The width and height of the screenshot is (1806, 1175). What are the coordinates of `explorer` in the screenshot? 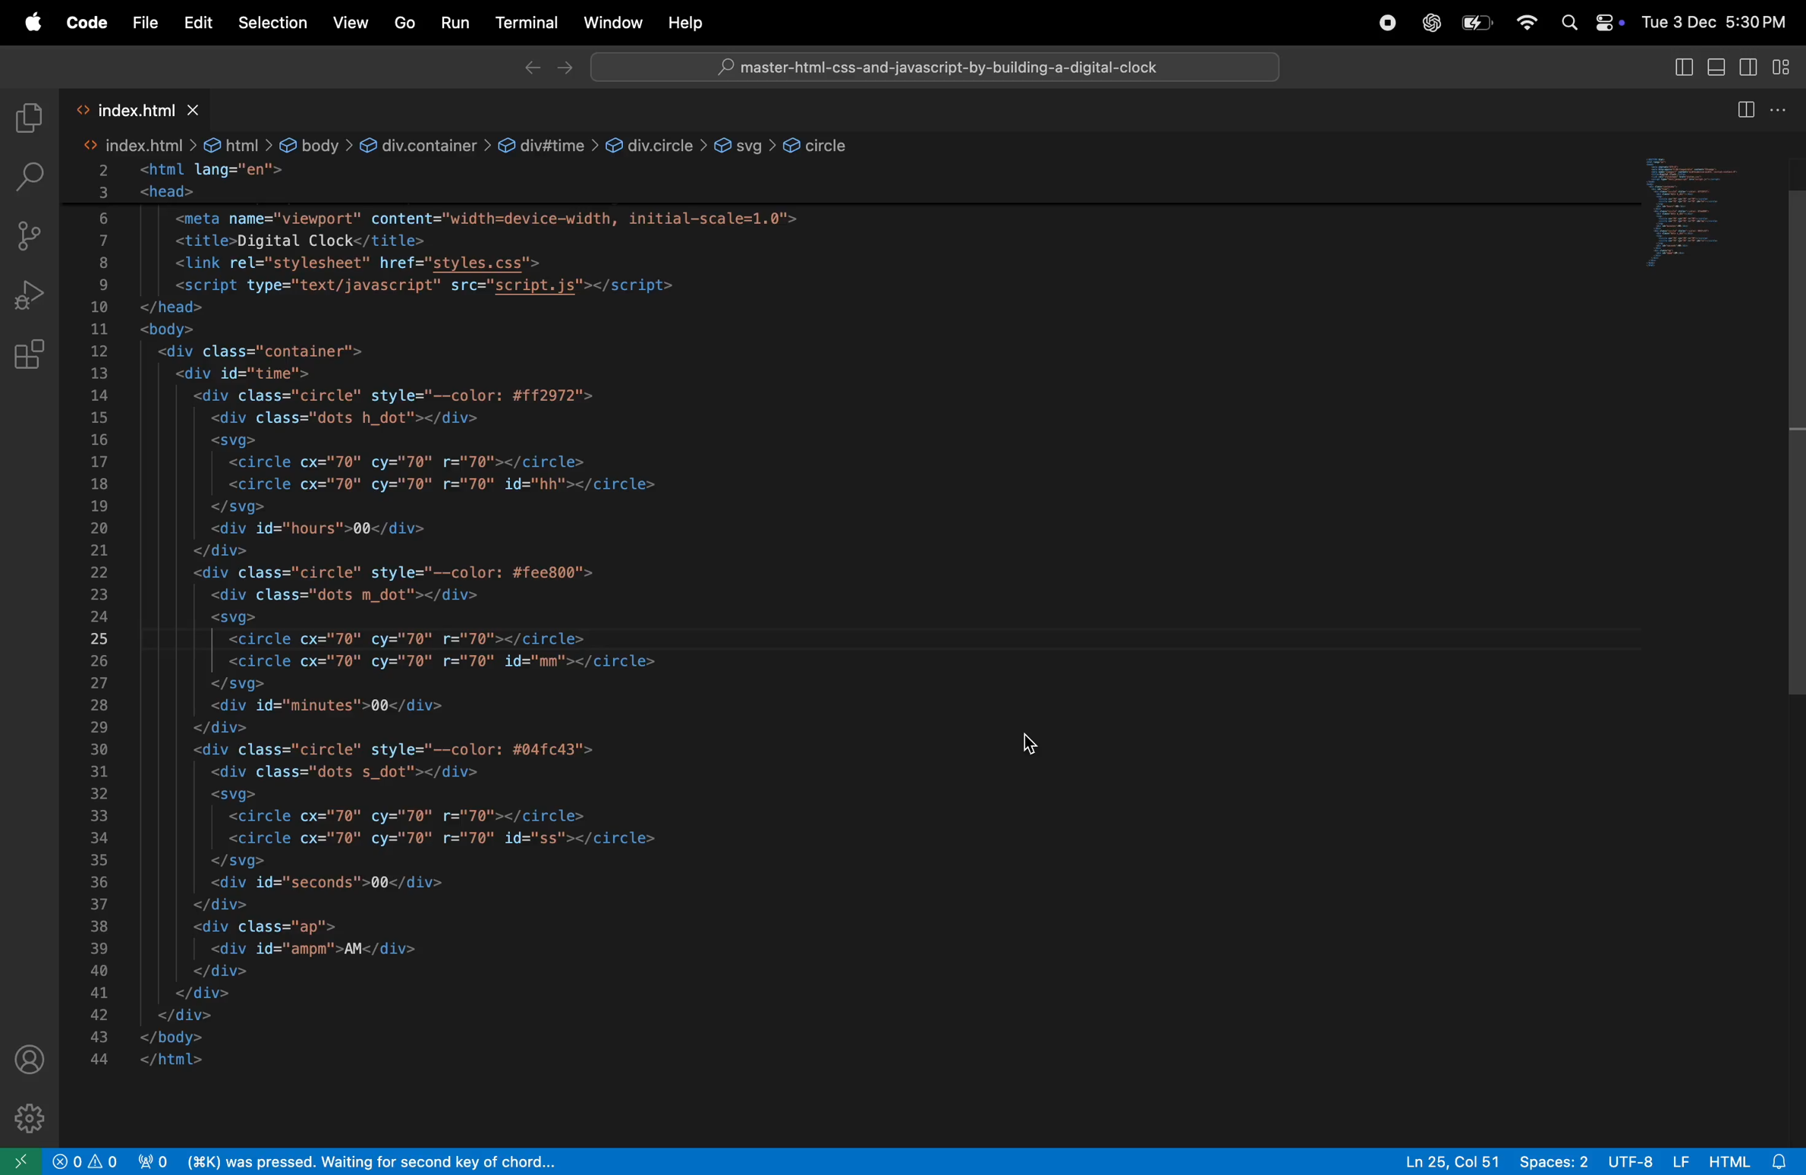 It's located at (27, 115).